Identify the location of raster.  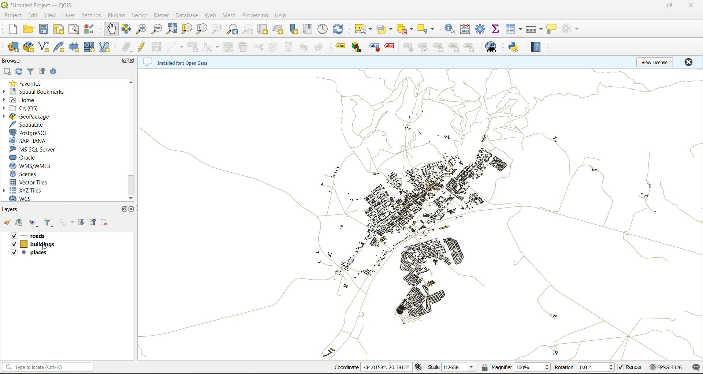
(160, 16).